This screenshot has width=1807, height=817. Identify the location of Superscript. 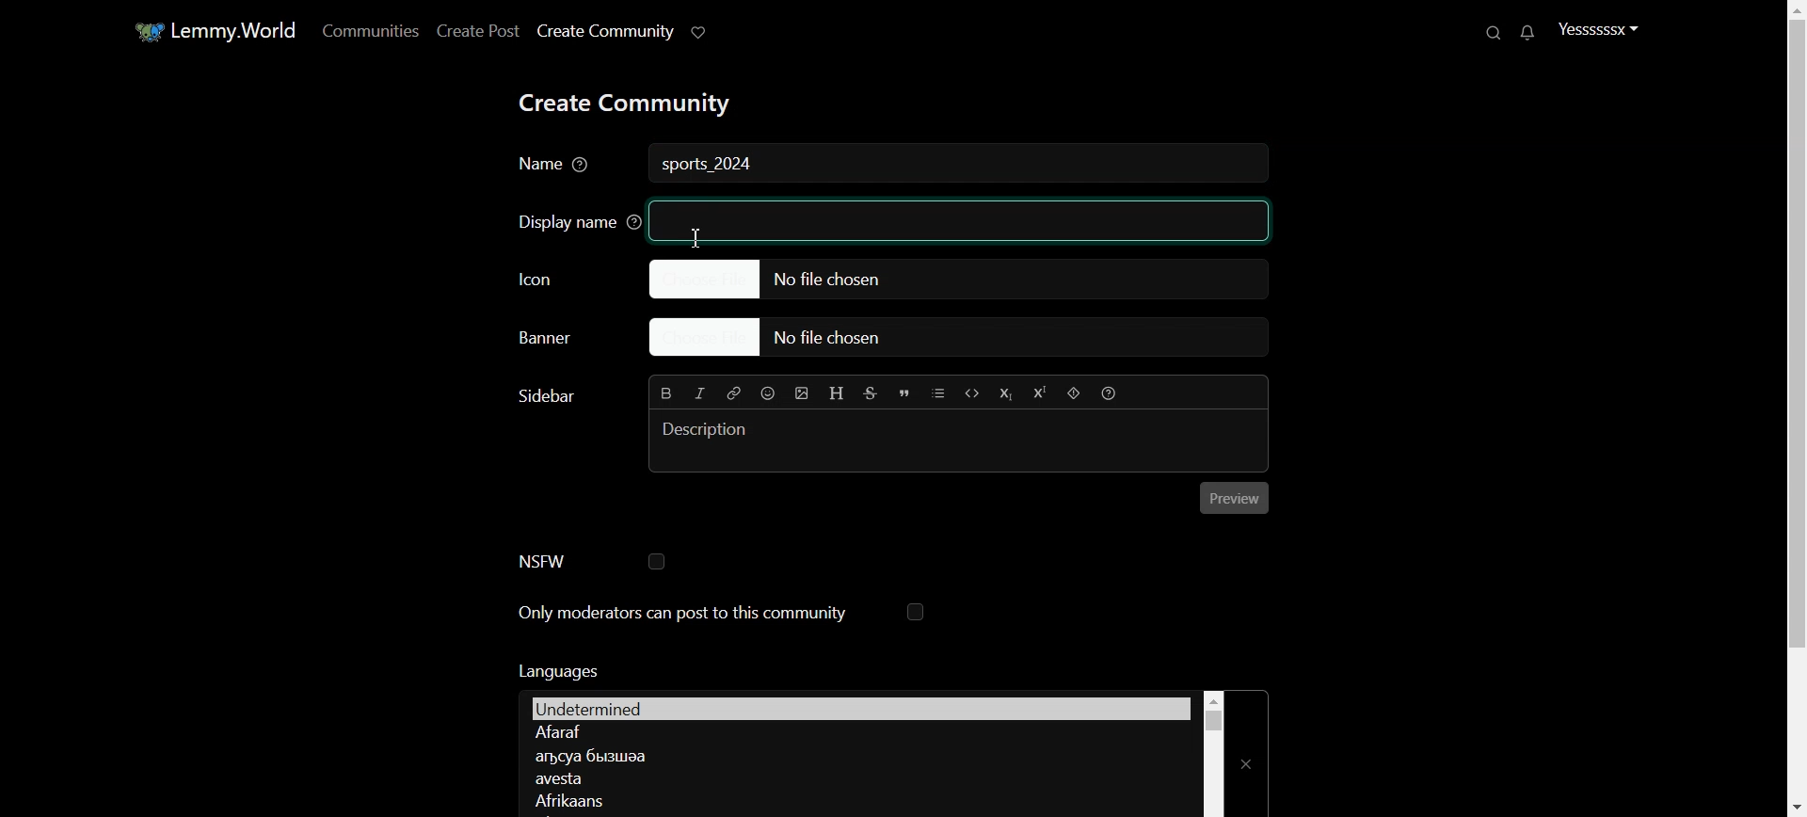
(1038, 393).